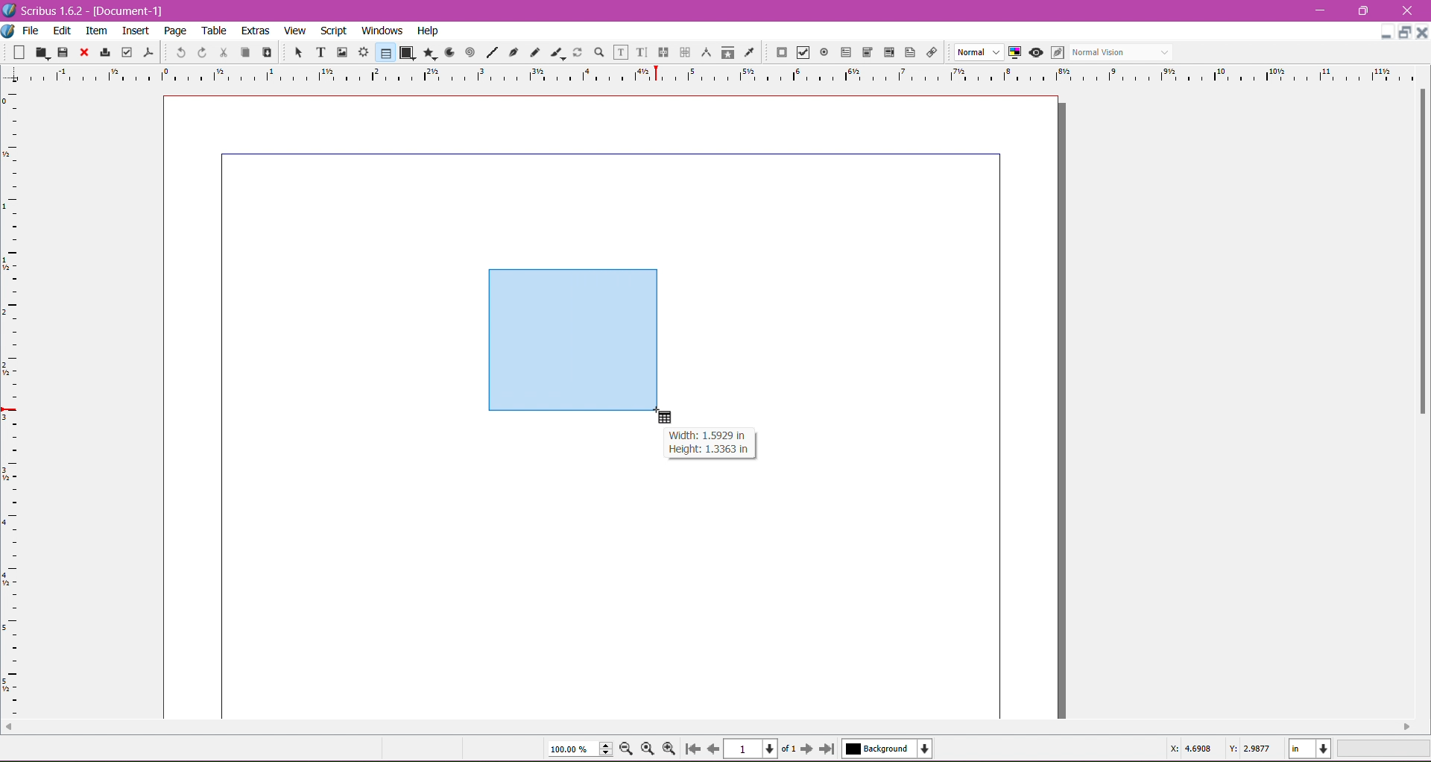 This screenshot has height=762, width=1431. Describe the element at coordinates (534, 53) in the screenshot. I see `Freehand Line` at that location.